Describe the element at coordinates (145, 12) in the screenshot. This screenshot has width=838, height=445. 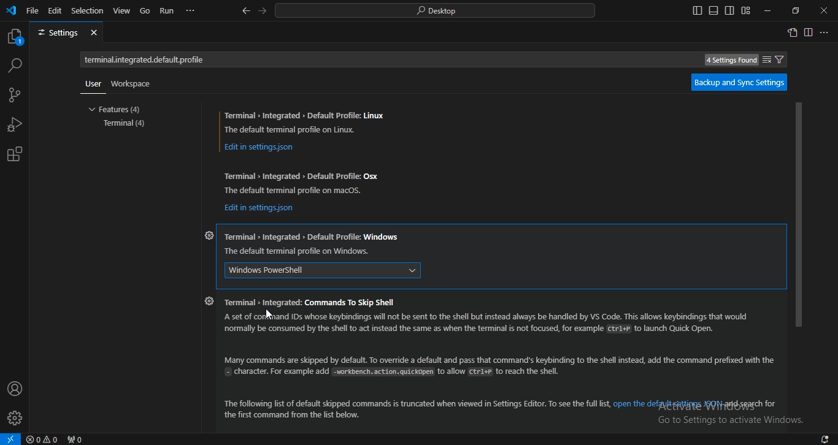
I see `go` at that location.